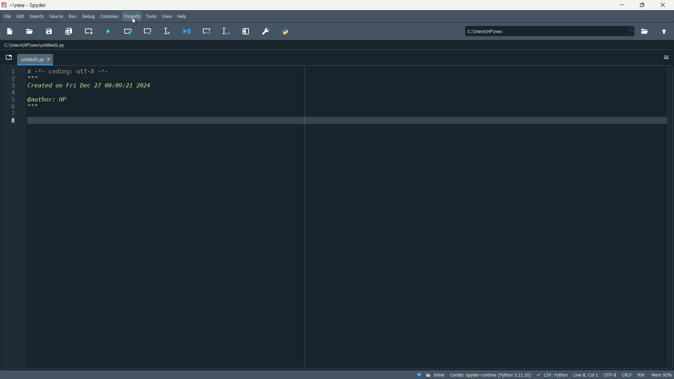 Image resolution: width=674 pixels, height=379 pixels. I want to click on Save file (Ctrl + S), so click(49, 32).